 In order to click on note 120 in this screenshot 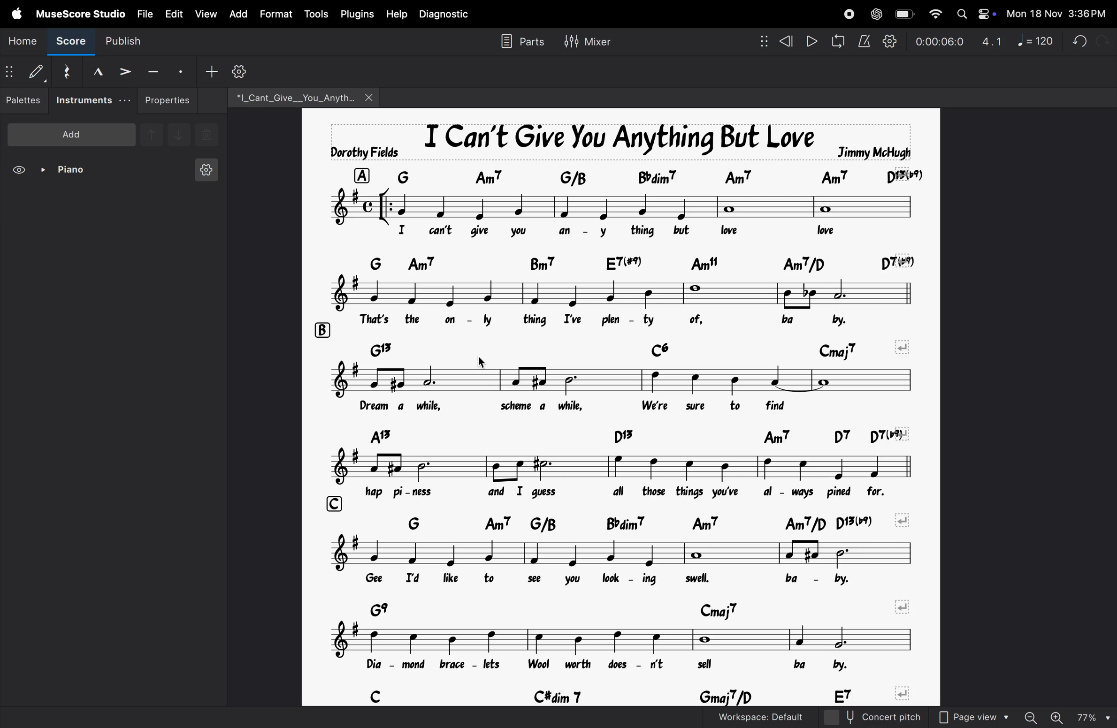, I will do `click(1033, 39)`.